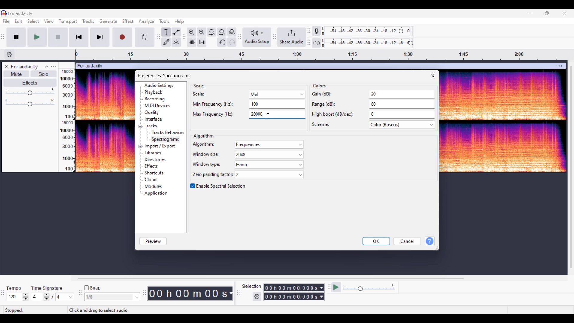 The height and width of the screenshot is (323, 574). Describe the element at coordinates (257, 37) in the screenshot. I see `Audio setup` at that location.